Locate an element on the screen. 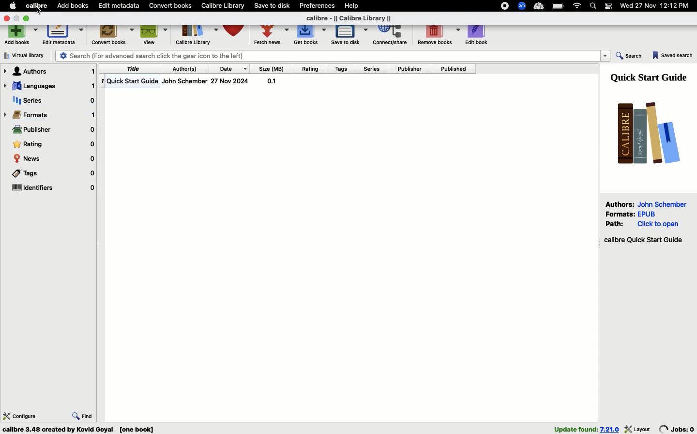 This screenshot has height=434, width=697. date is located at coordinates (230, 80).